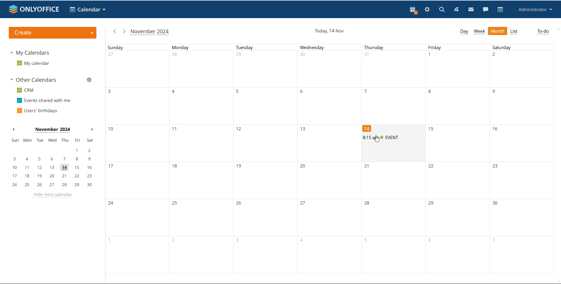 This screenshot has width=561, height=284. What do you see at coordinates (53, 32) in the screenshot?
I see `create` at bounding box center [53, 32].